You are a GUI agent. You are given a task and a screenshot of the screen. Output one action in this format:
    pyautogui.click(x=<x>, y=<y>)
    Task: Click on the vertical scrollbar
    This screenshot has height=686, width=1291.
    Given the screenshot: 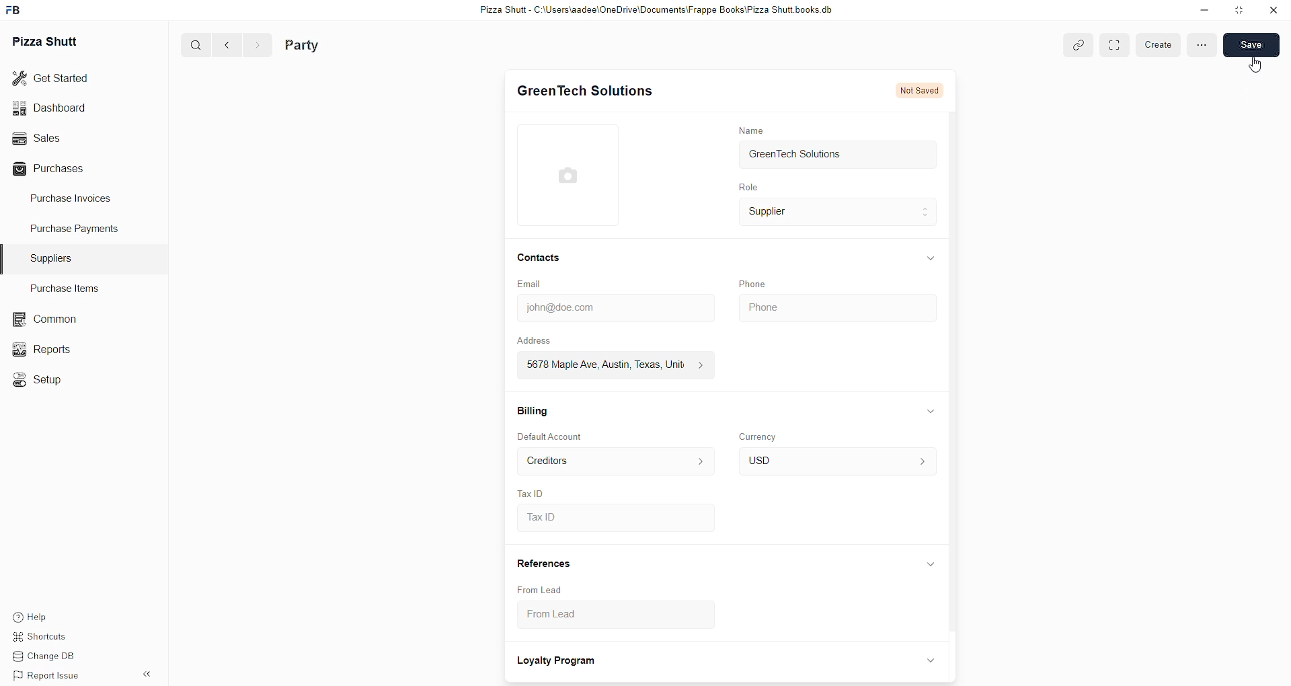 What is the action you would take?
    pyautogui.click(x=957, y=375)
    